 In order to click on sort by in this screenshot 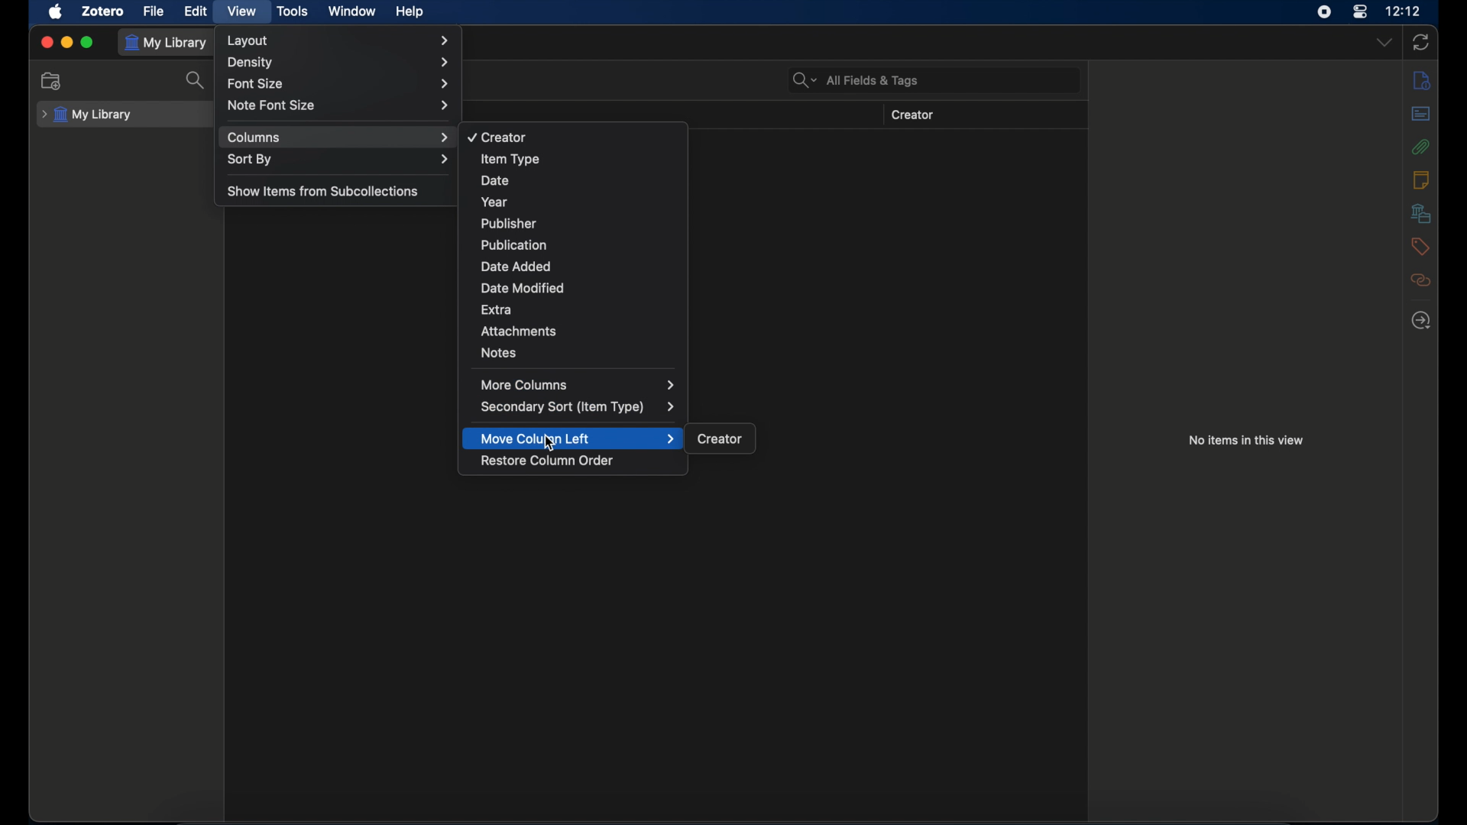, I will do `click(338, 159)`.